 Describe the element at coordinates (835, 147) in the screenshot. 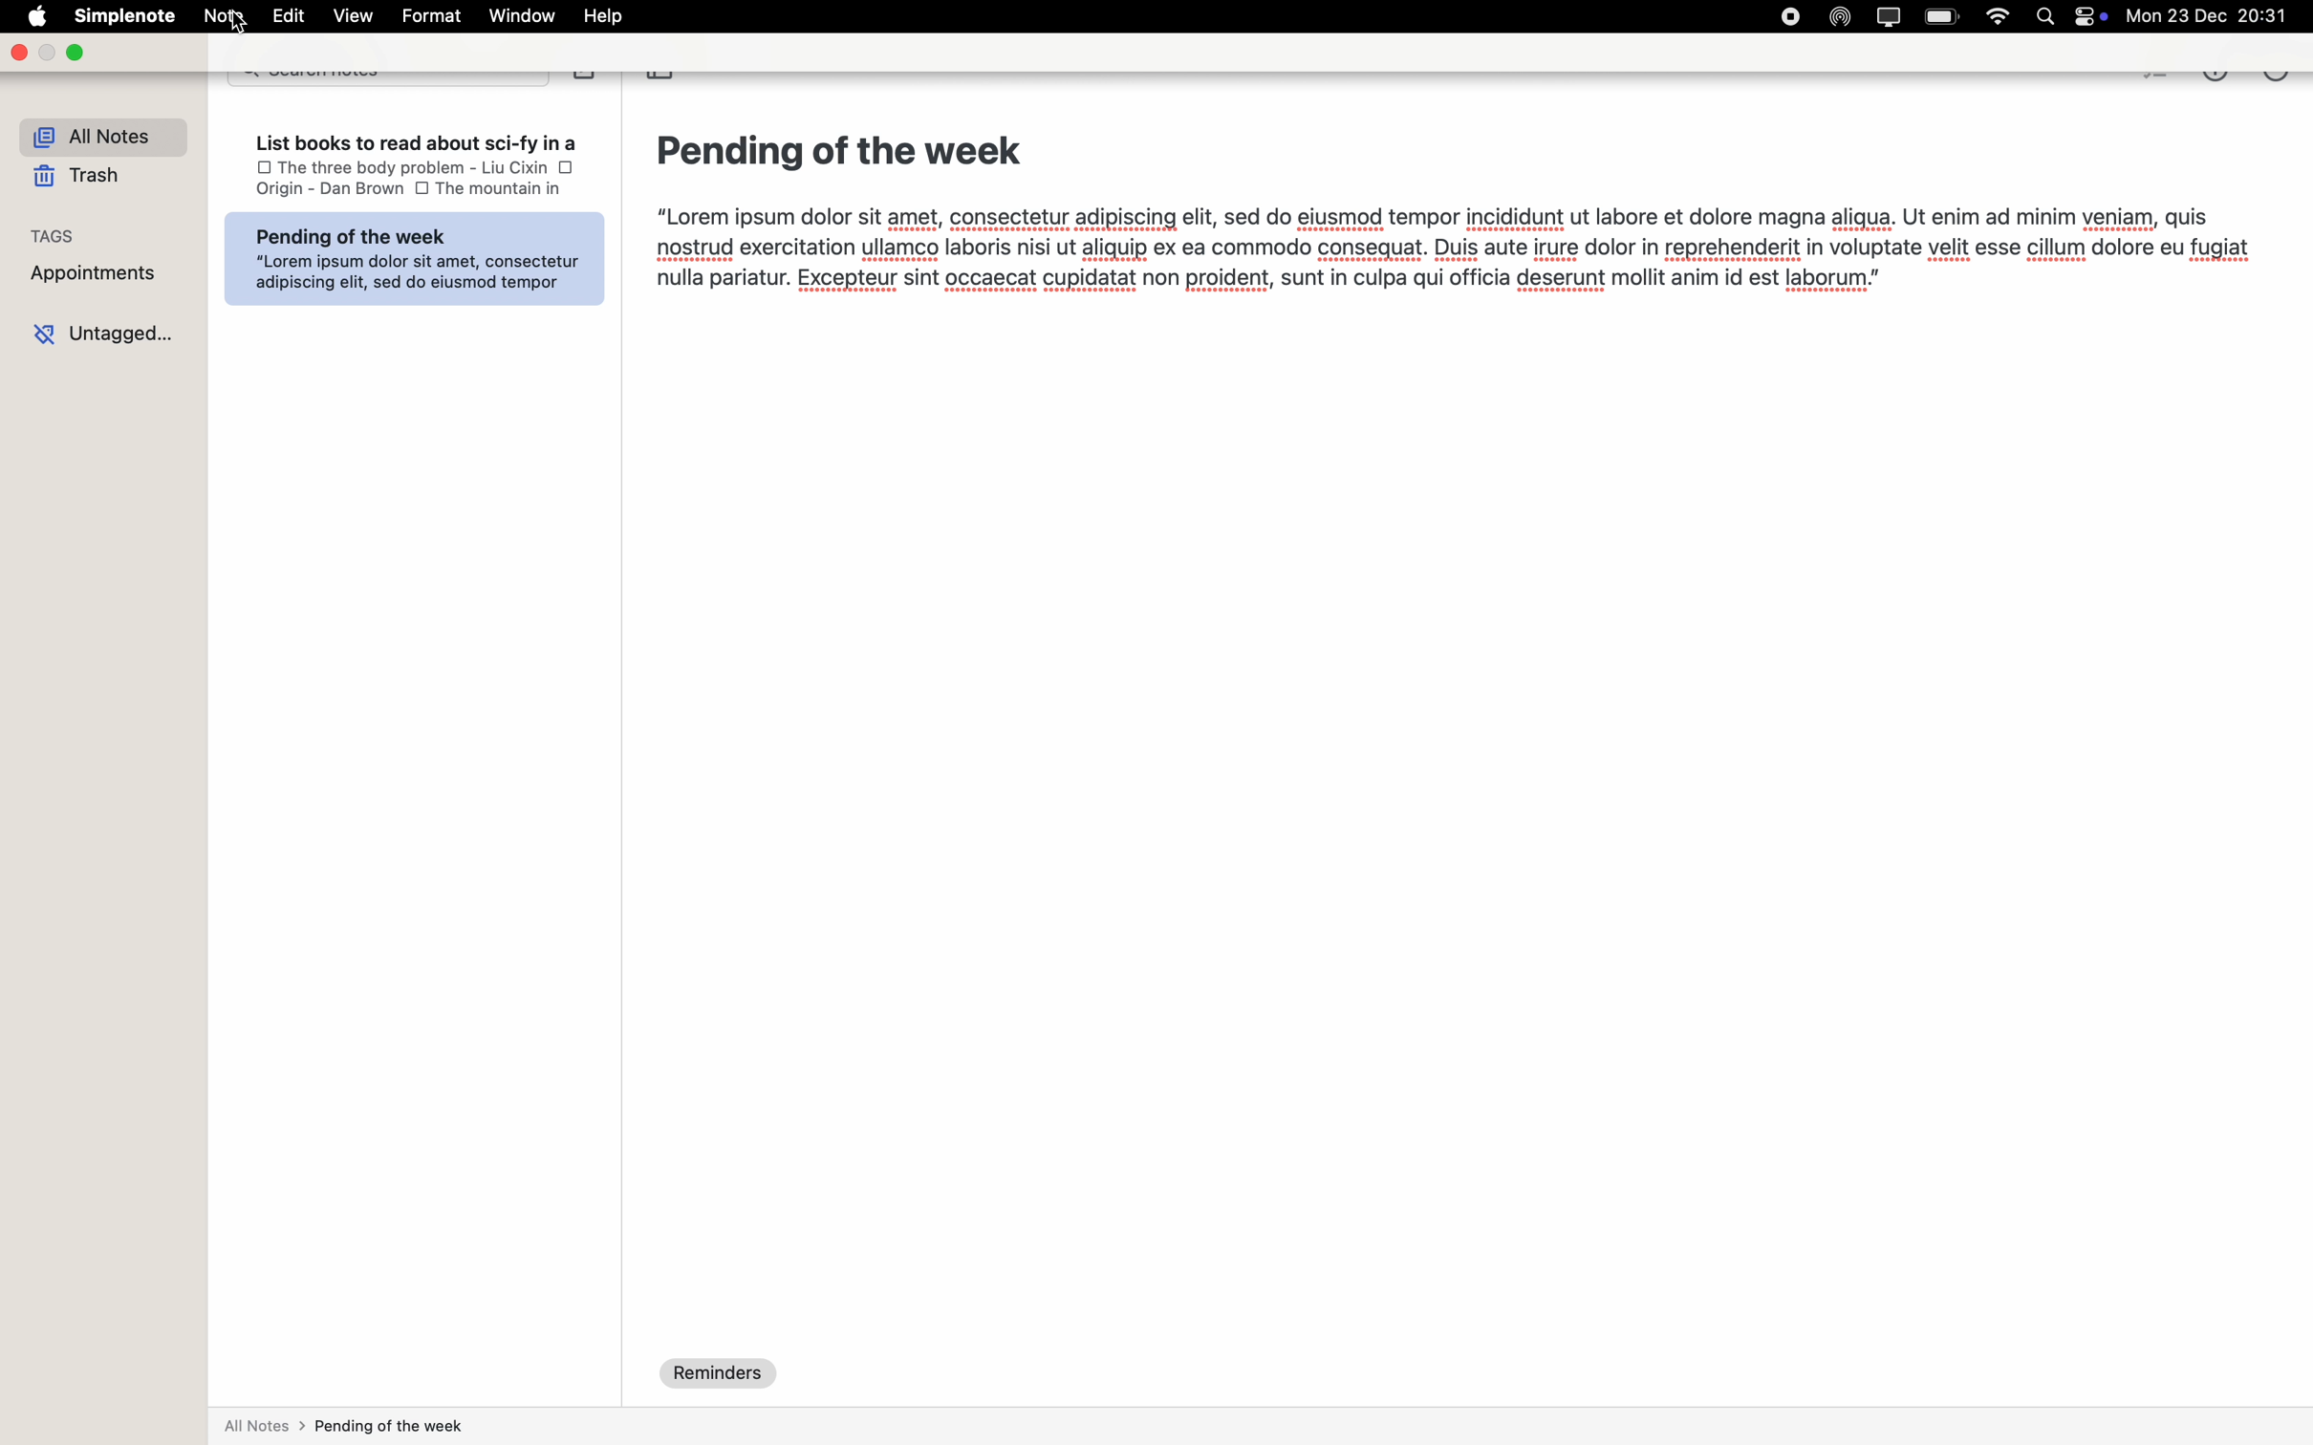

I see ` Pending of the week` at that location.